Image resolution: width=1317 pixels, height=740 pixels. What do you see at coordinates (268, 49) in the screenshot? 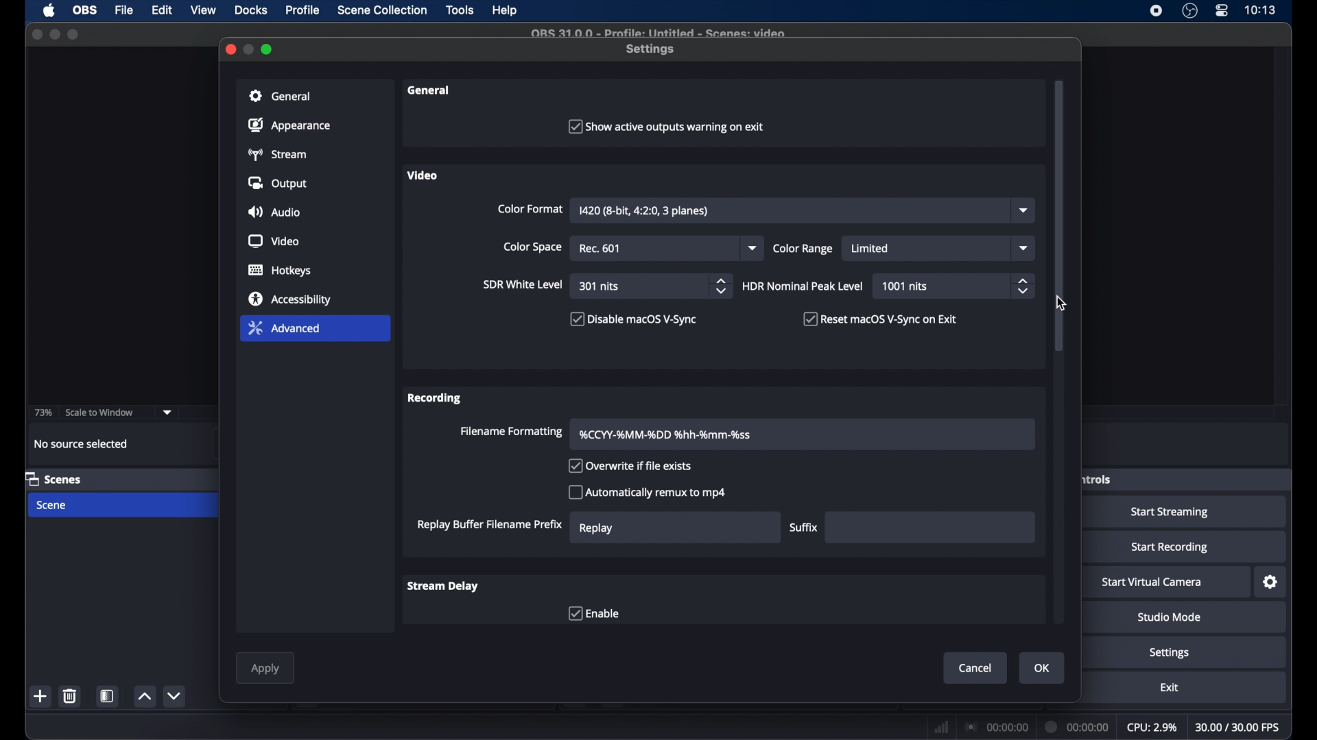
I see `maximize` at bounding box center [268, 49].